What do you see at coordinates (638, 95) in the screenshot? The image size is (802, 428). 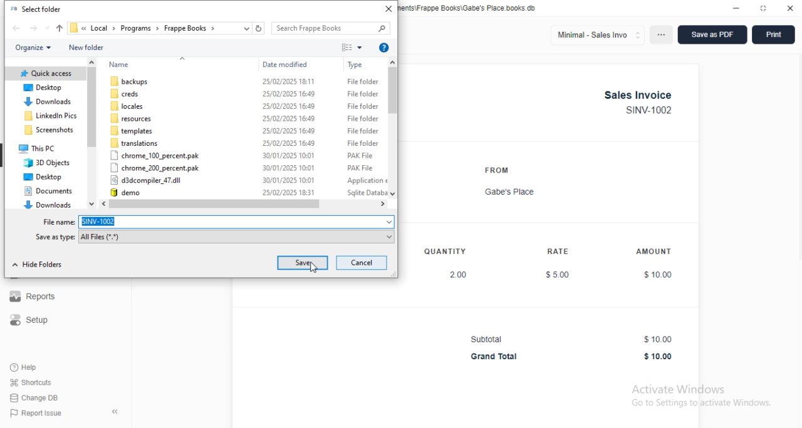 I see `Sales Invoice` at bounding box center [638, 95].